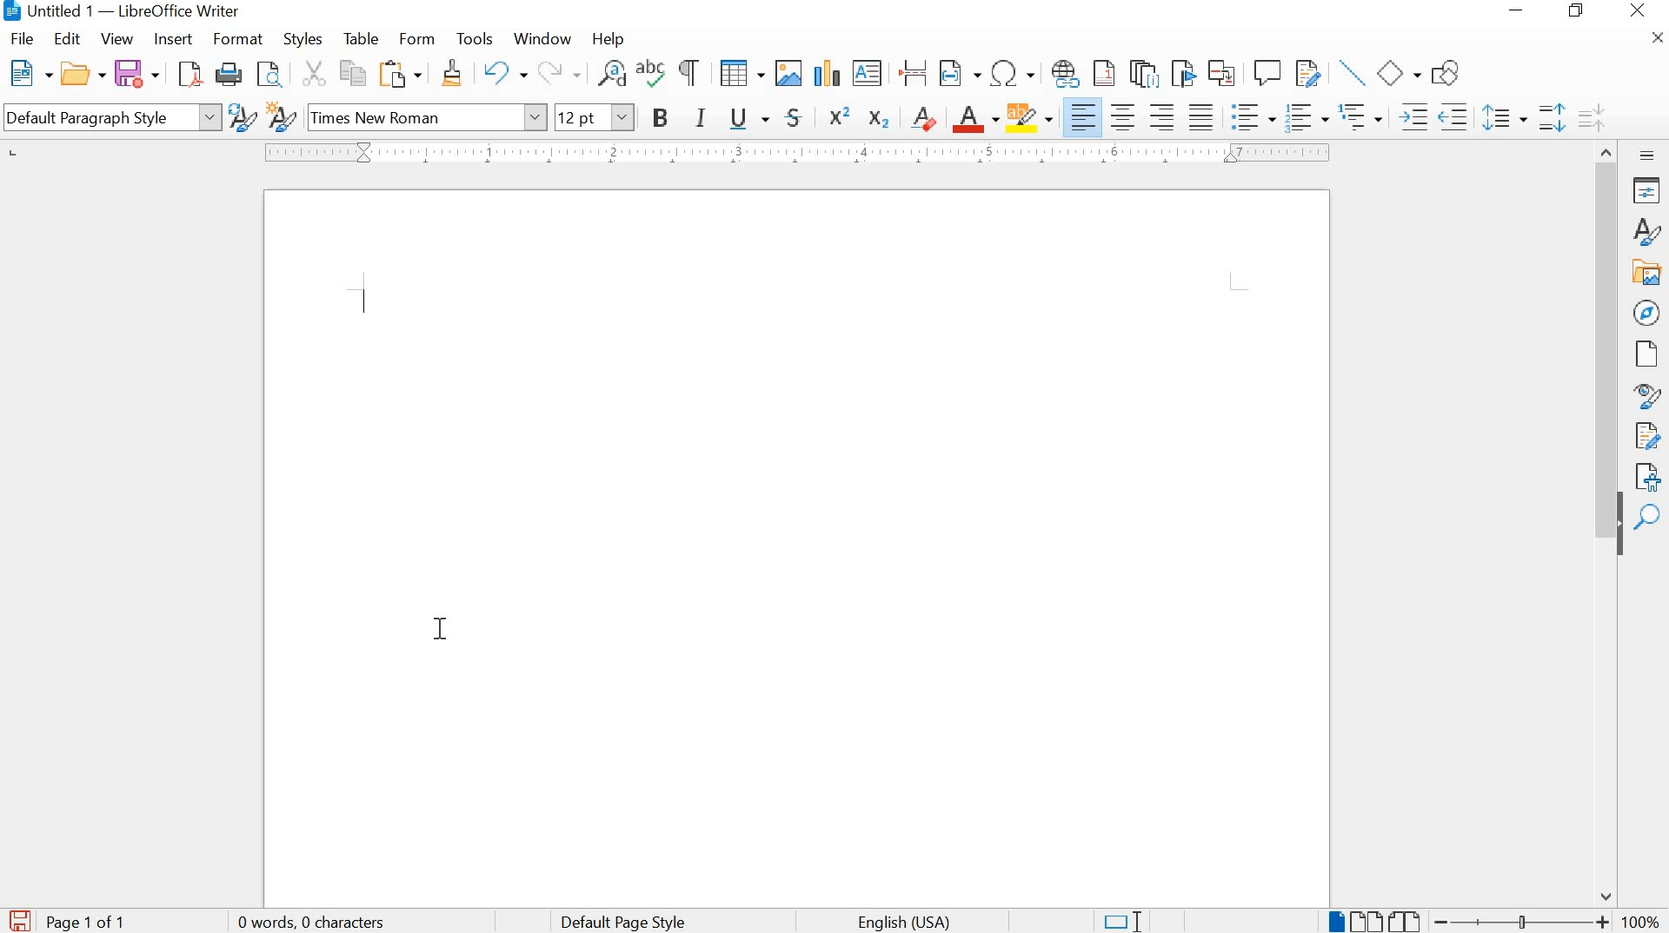 The width and height of the screenshot is (1669, 933). I want to click on TOGGLE PRINT PREVIEW, so click(271, 74).